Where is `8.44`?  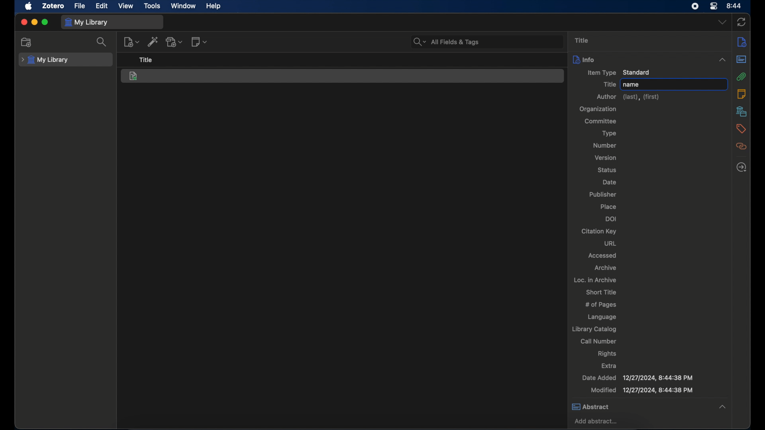
8.44 is located at coordinates (735, 5).